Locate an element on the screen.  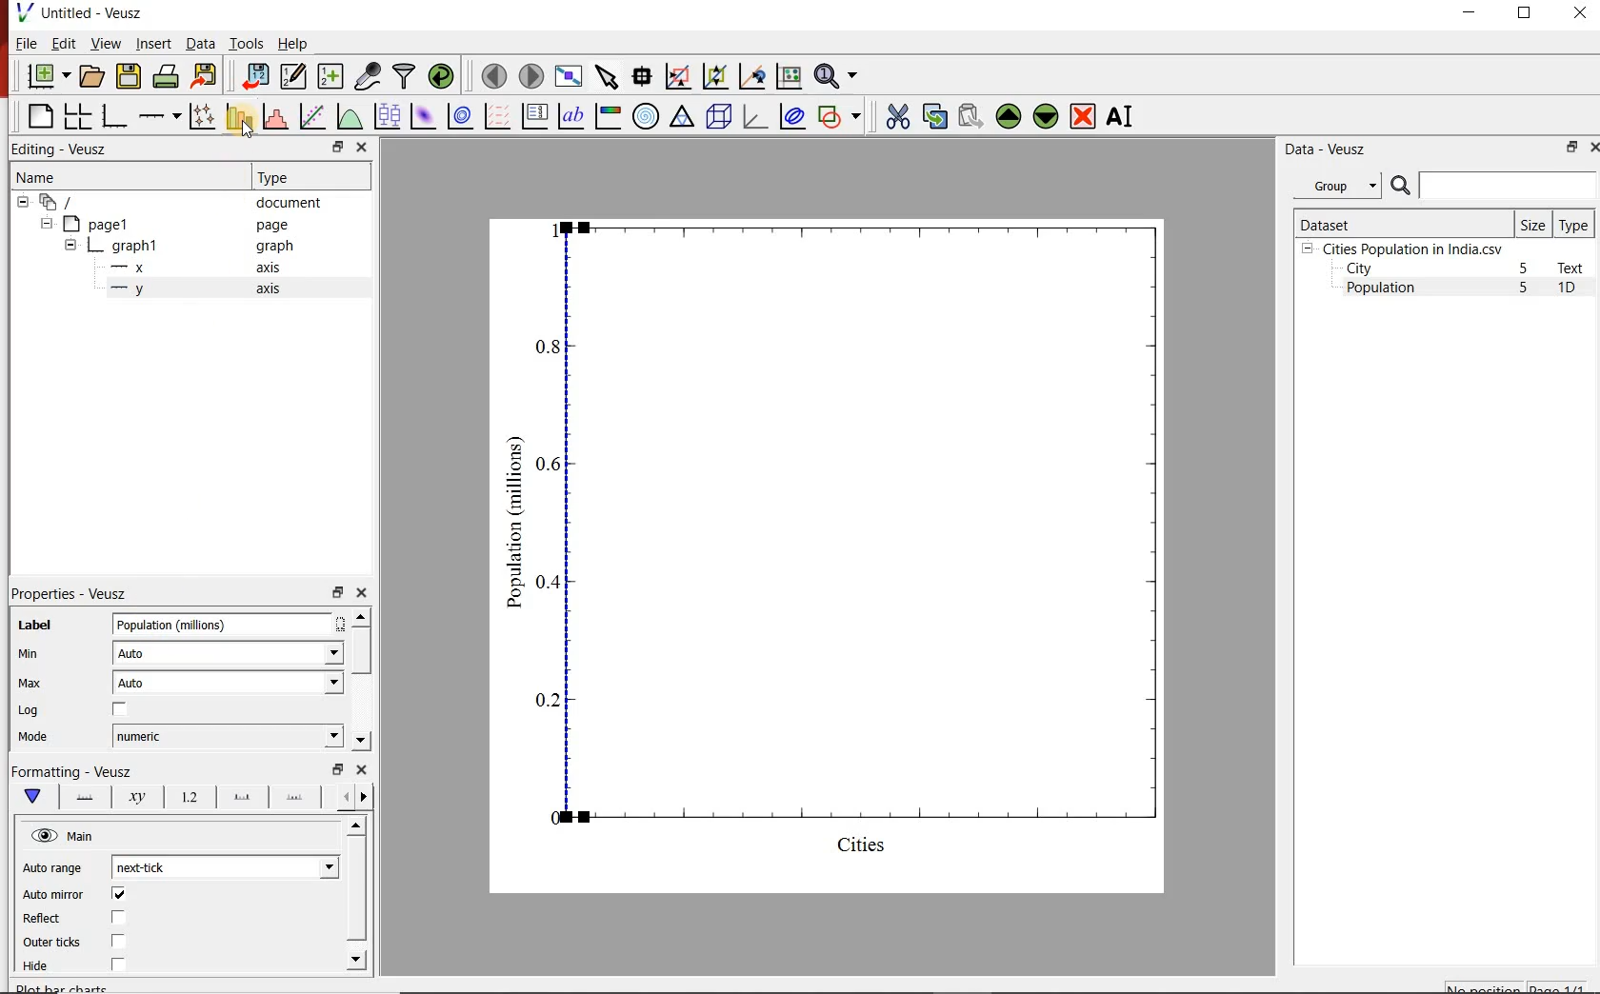
restore is located at coordinates (336, 769).